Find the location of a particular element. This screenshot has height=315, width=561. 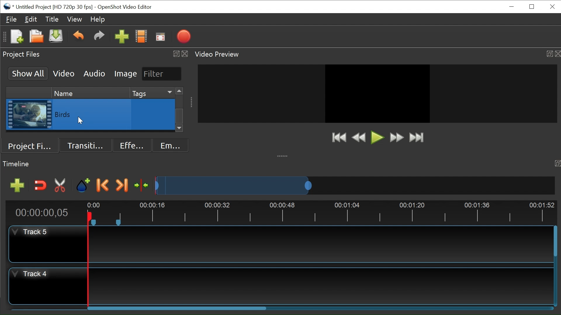

Add Track is located at coordinates (15, 185).